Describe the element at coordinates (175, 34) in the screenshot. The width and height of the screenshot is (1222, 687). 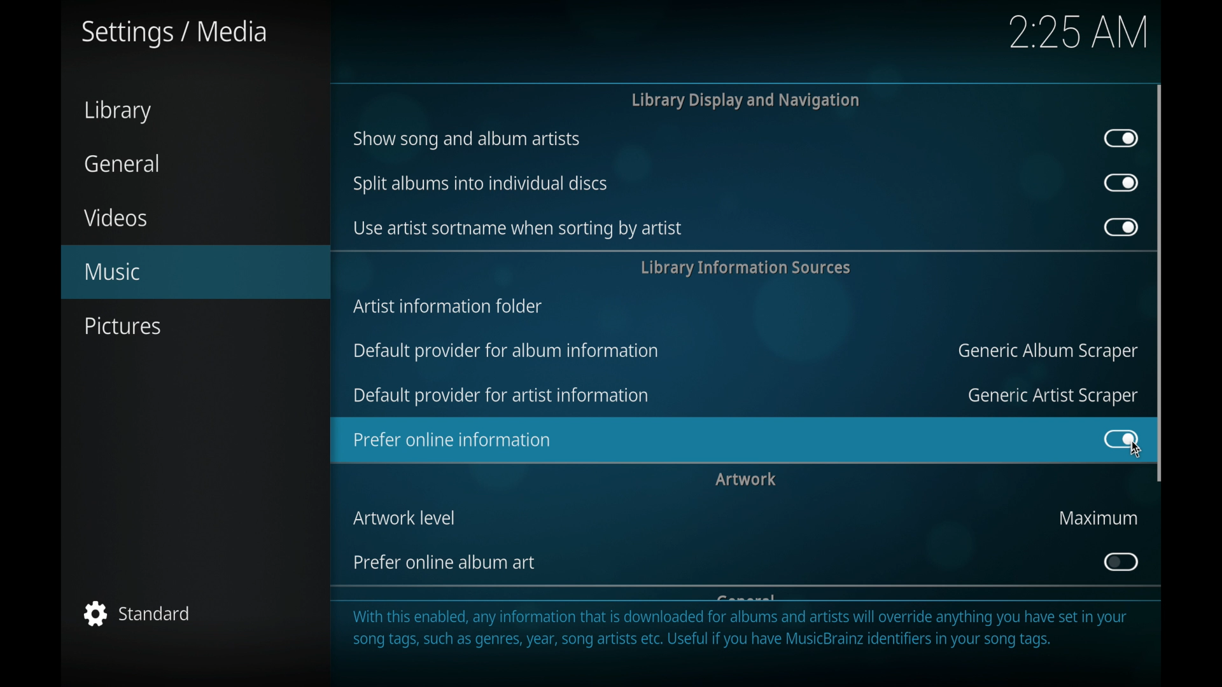
I see `settings/media` at that location.